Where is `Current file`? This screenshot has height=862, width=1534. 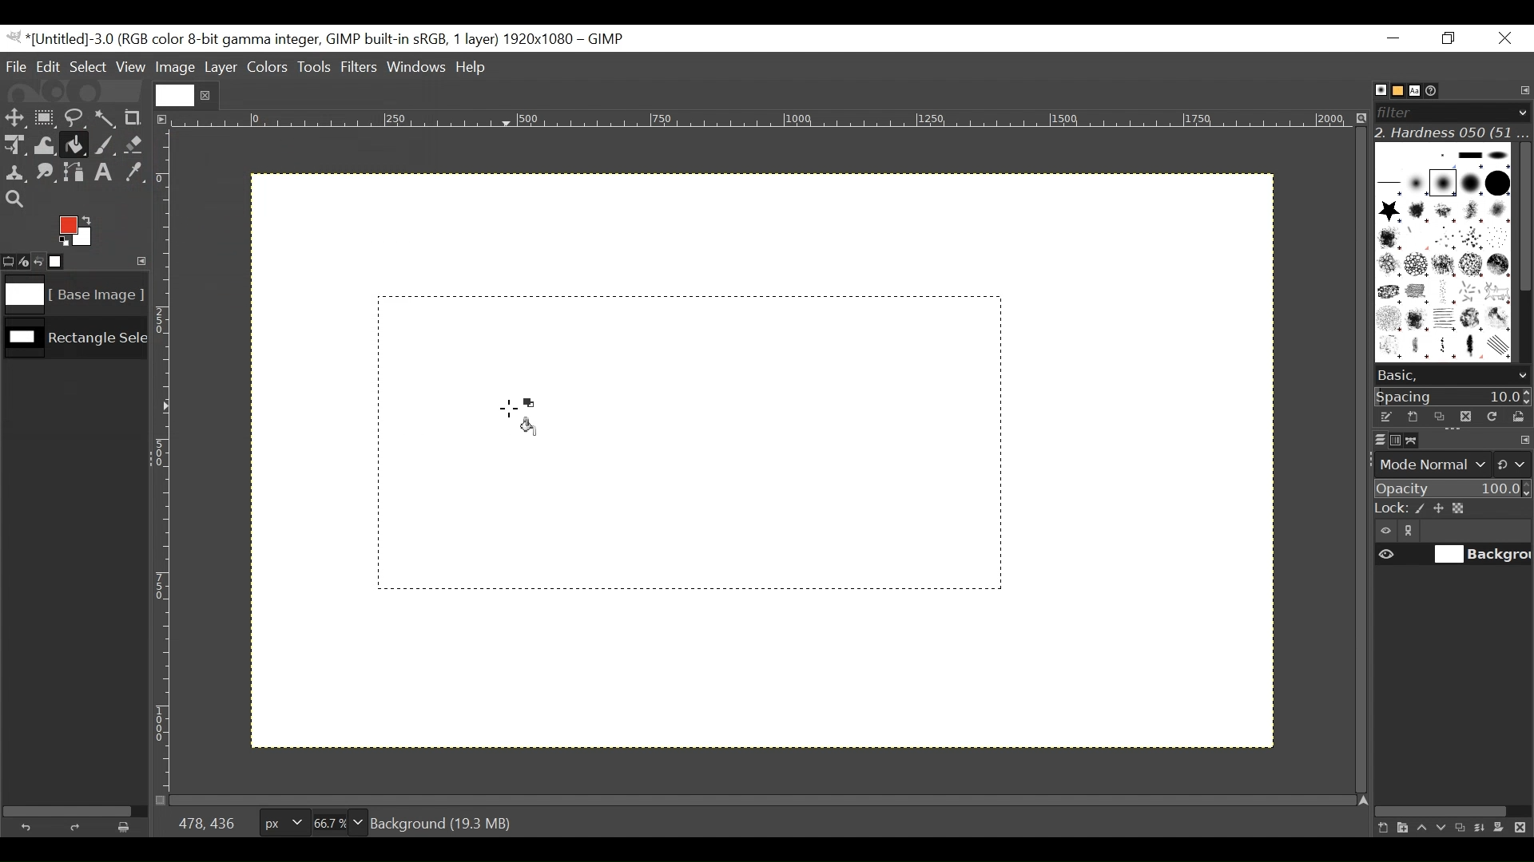 Current file is located at coordinates (175, 95).